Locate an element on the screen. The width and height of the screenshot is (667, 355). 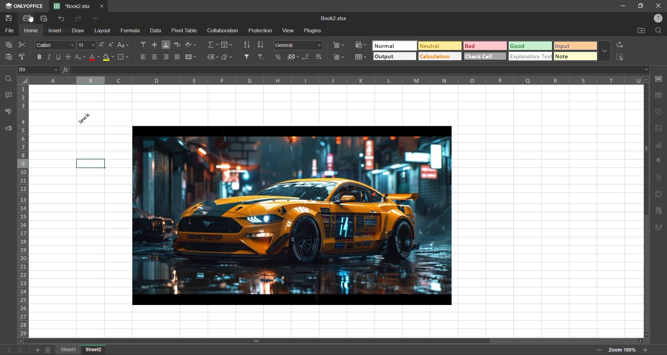
conditional formatting is located at coordinates (361, 46).